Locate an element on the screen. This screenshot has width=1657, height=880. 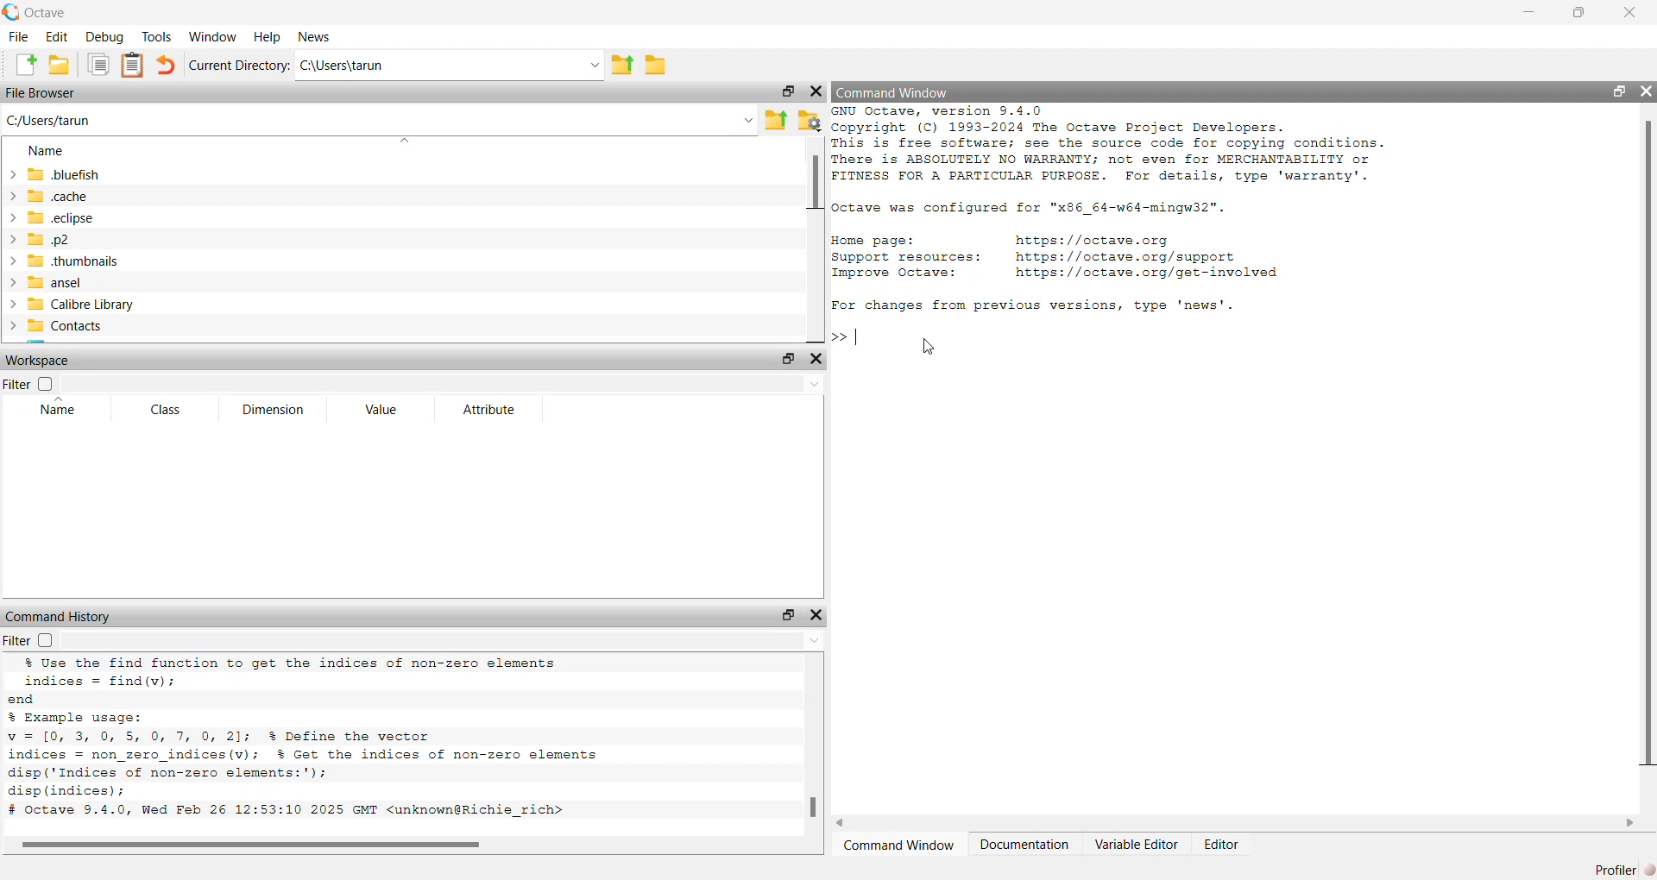
close is located at coordinates (1629, 16).